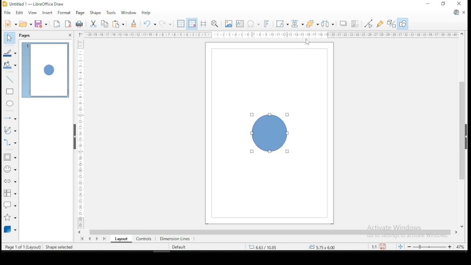 The width and height of the screenshot is (471, 265). I want to click on next page, so click(99, 239).